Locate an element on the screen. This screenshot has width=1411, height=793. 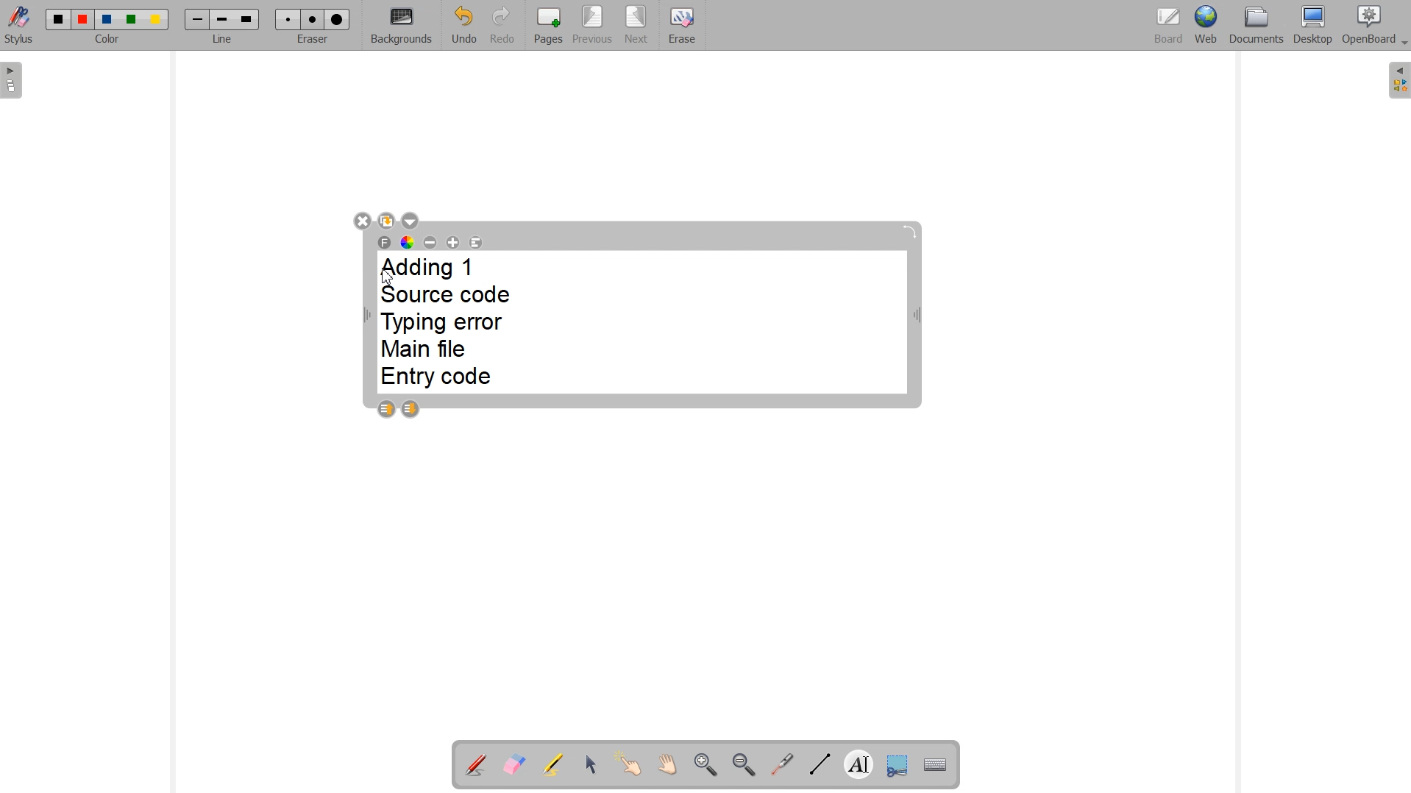
Web is located at coordinates (1206, 26).